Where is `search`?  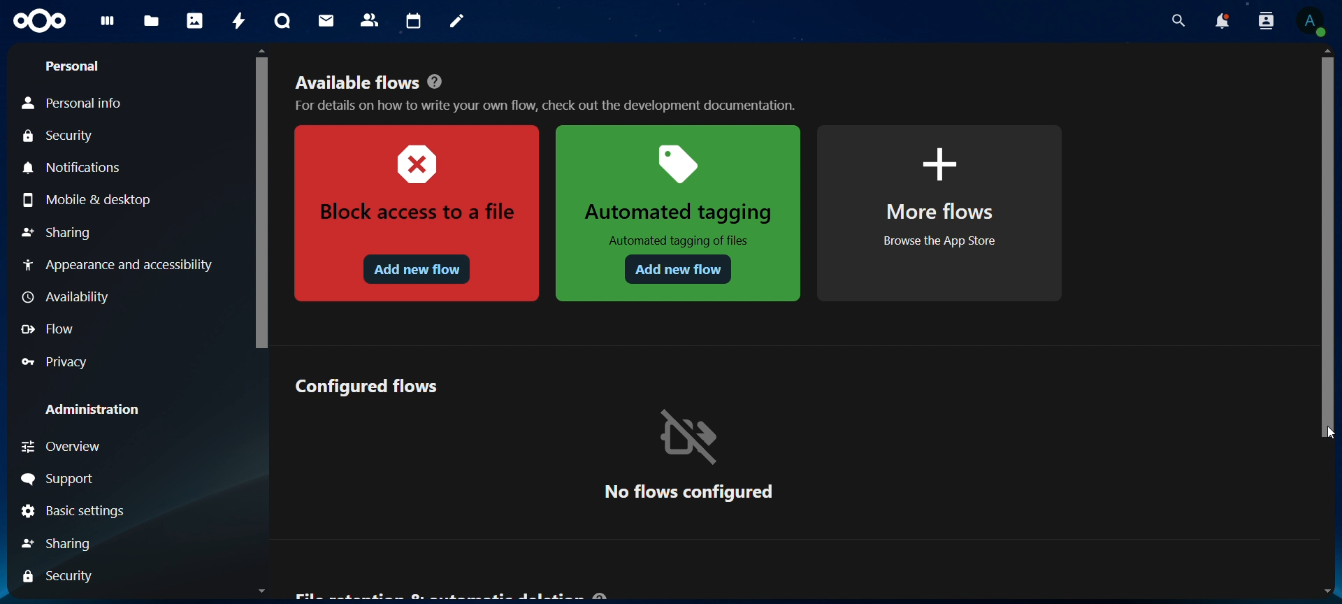
search is located at coordinates (1175, 21).